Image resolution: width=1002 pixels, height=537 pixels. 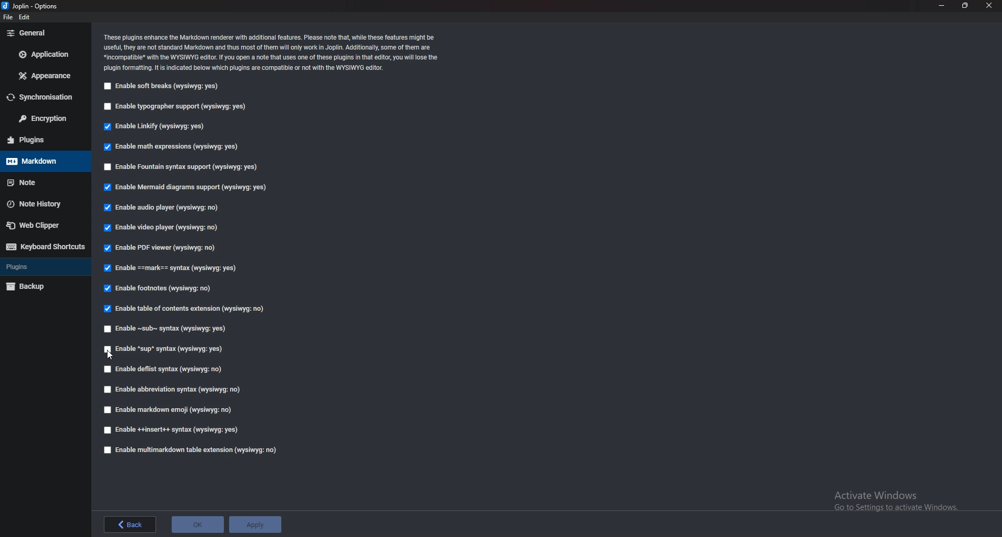 I want to click on Enable footnotes (wysiwyg: no), so click(x=162, y=287).